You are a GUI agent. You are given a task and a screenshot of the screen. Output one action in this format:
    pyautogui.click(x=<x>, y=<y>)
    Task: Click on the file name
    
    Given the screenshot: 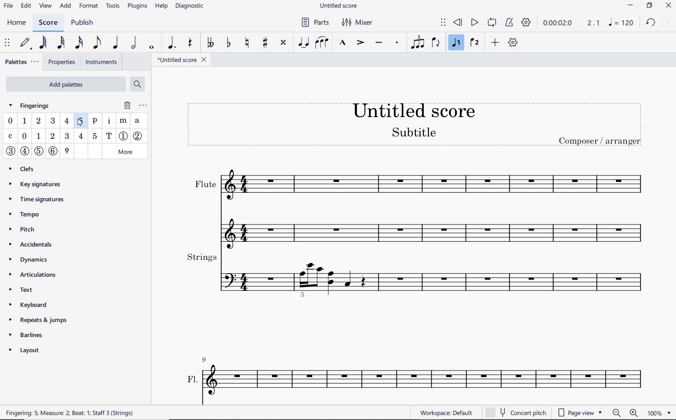 What is the action you would take?
    pyautogui.click(x=181, y=60)
    